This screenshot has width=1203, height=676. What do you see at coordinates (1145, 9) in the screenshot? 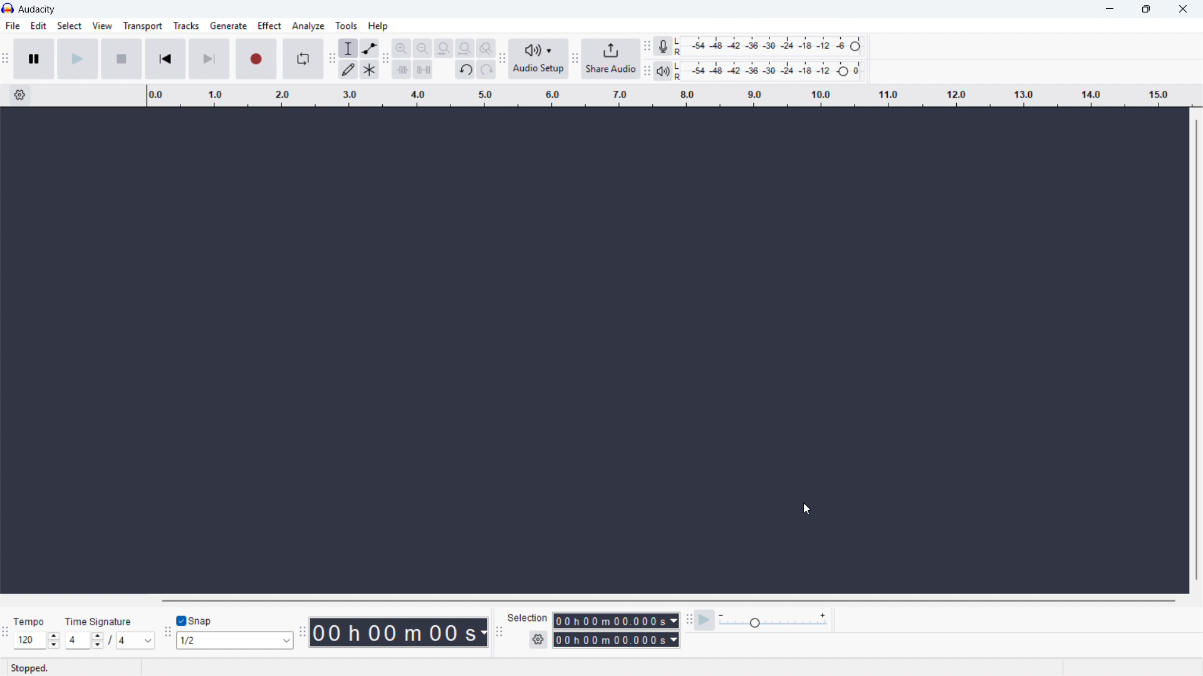
I see `maximize` at bounding box center [1145, 9].